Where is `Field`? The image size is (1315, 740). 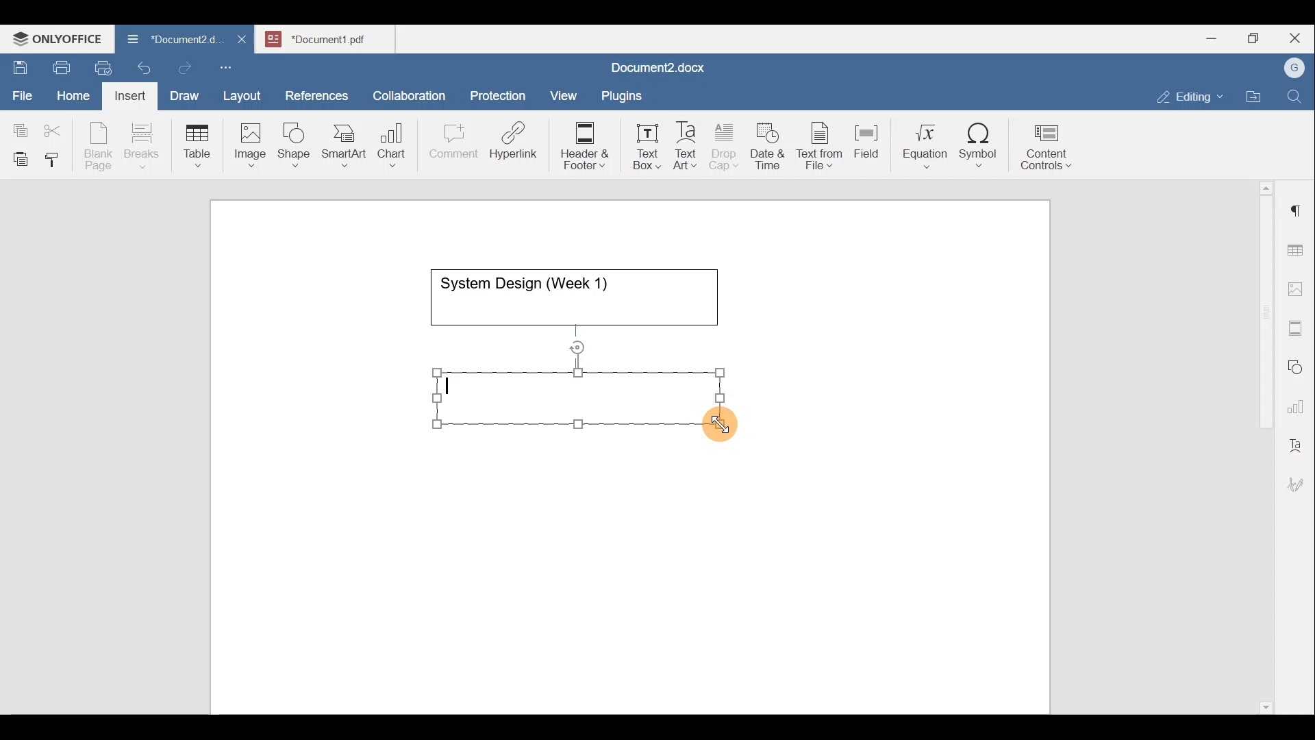 Field is located at coordinates (866, 139).